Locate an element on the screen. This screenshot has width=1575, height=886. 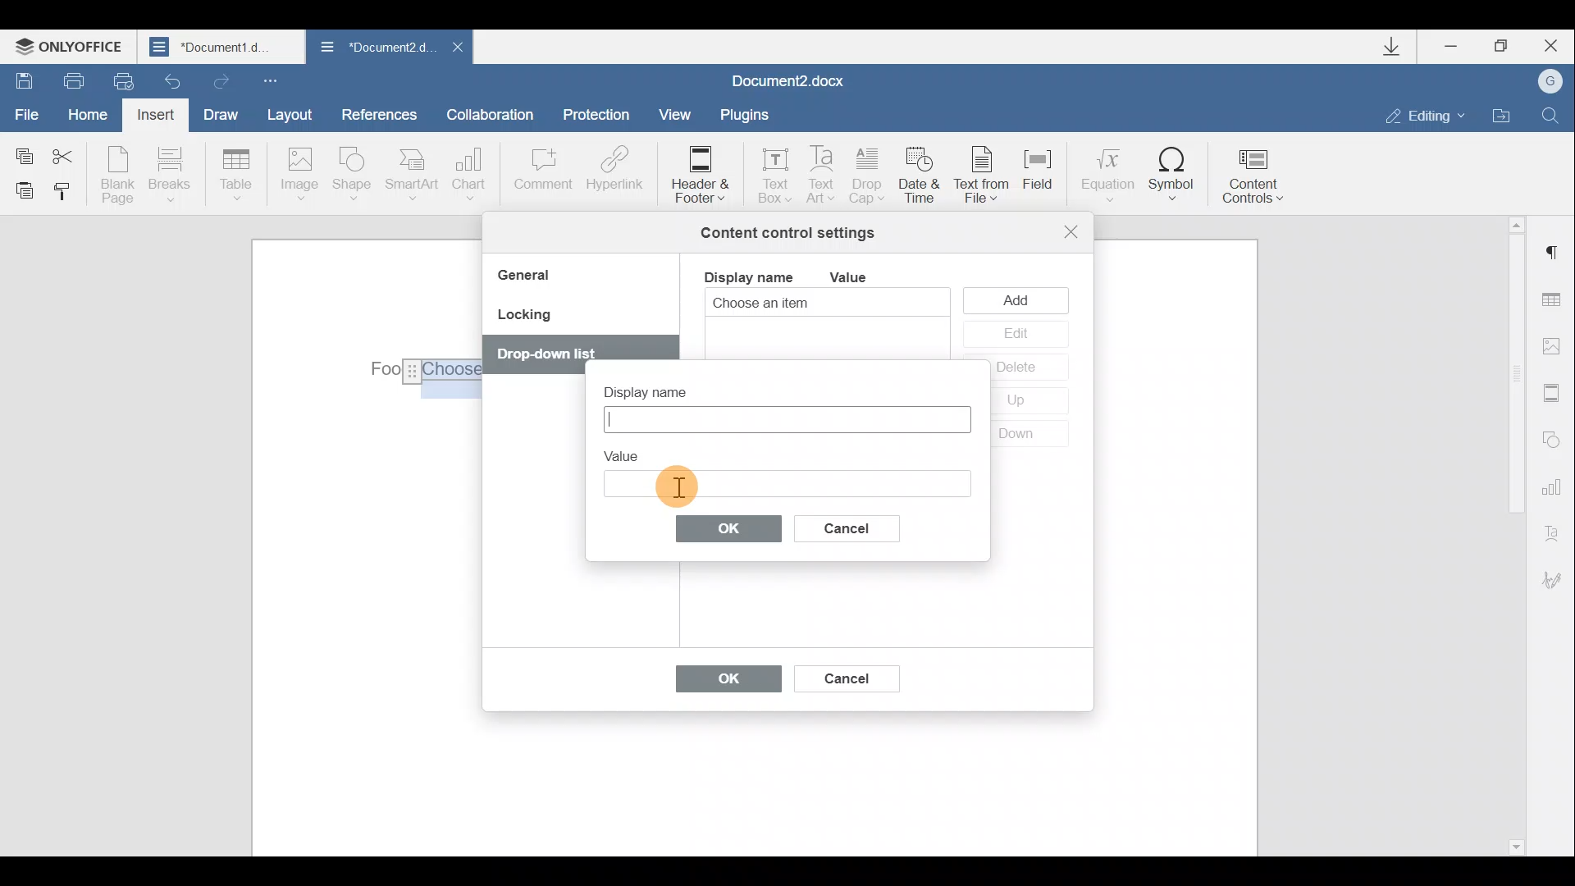
Collaboration is located at coordinates (496, 114).